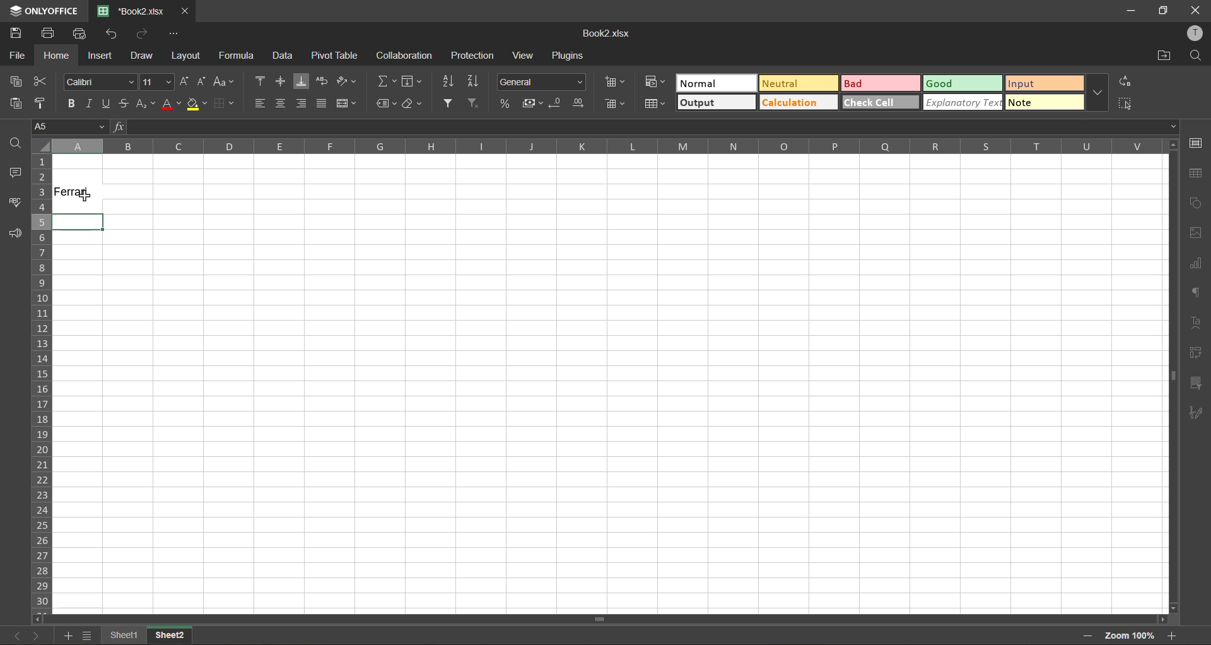  Describe the element at coordinates (303, 102) in the screenshot. I see `align right` at that location.